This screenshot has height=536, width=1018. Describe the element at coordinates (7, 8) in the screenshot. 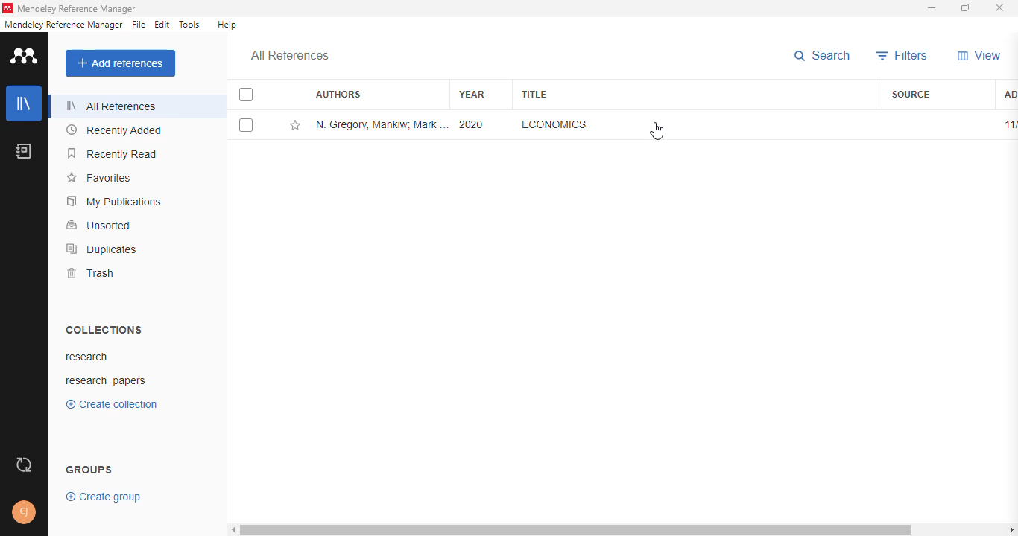

I see `logo` at that location.